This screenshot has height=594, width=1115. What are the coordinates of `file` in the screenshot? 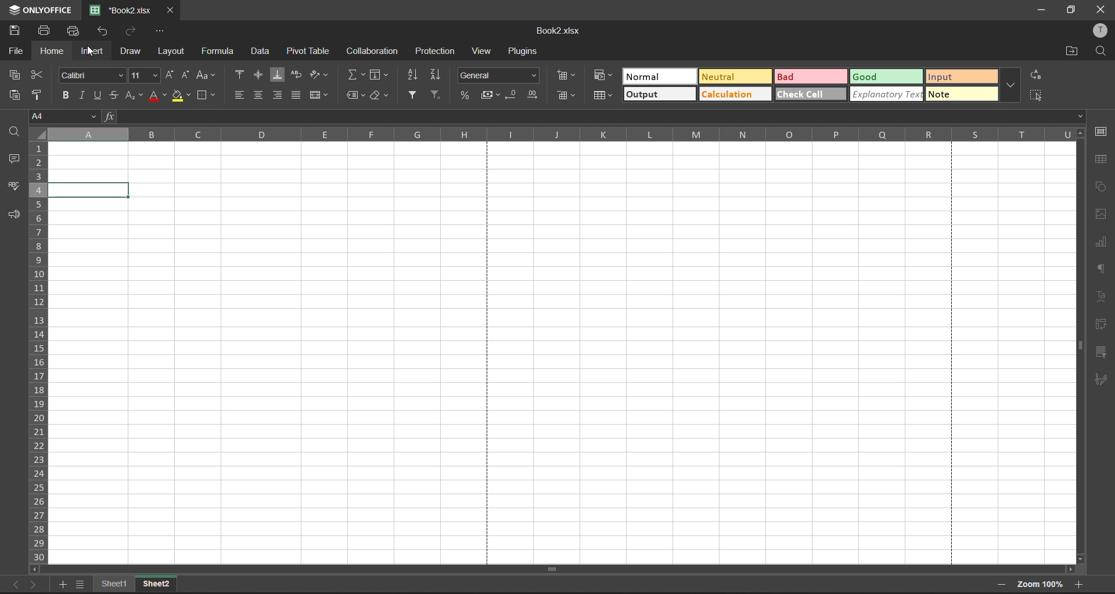 It's located at (14, 53).